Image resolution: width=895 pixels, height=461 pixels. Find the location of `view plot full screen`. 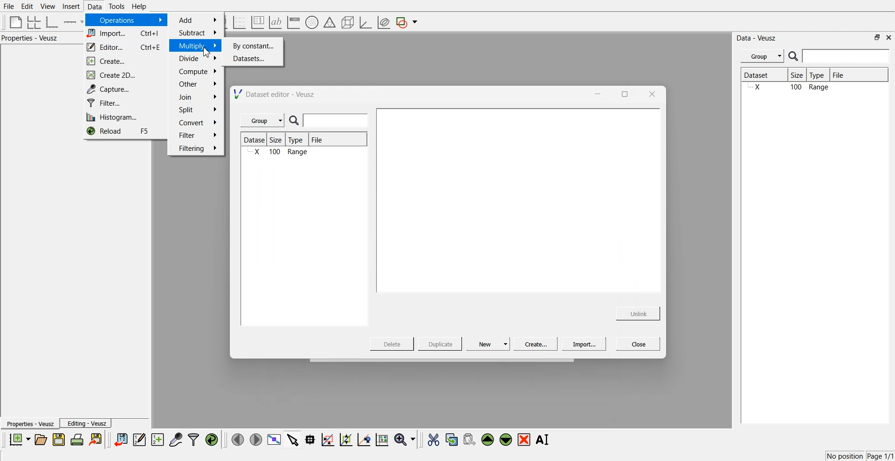

view plot full screen is located at coordinates (274, 440).